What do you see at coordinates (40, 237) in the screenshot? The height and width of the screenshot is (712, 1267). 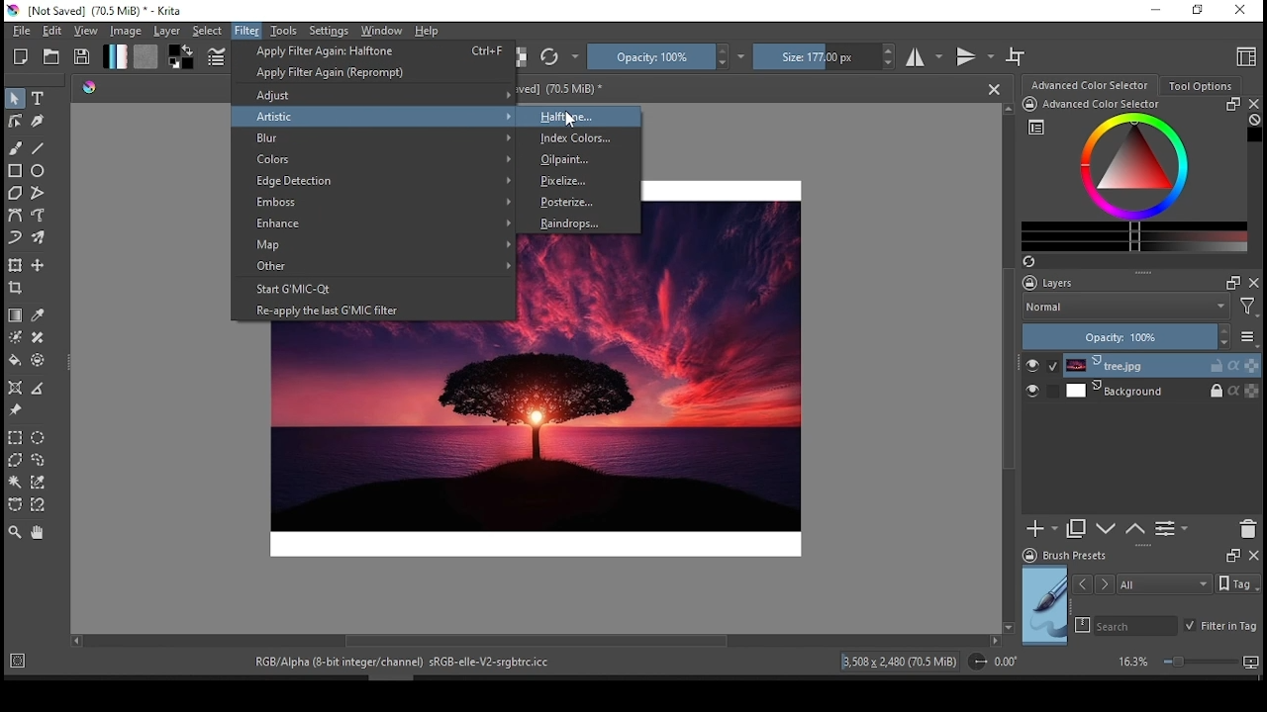 I see `multi brush tool` at bounding box center [40, 237].